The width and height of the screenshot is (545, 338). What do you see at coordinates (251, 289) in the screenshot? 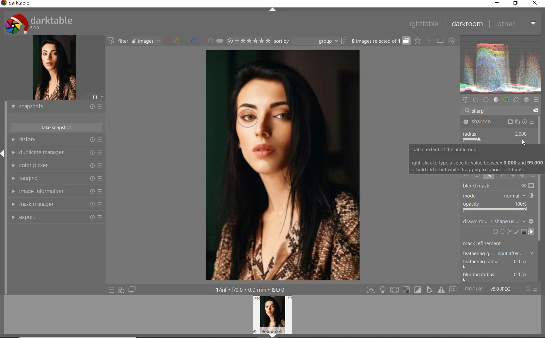
I see `1/inf*f/0.0 mm*ISO 0` at bounding box center [251, 289].